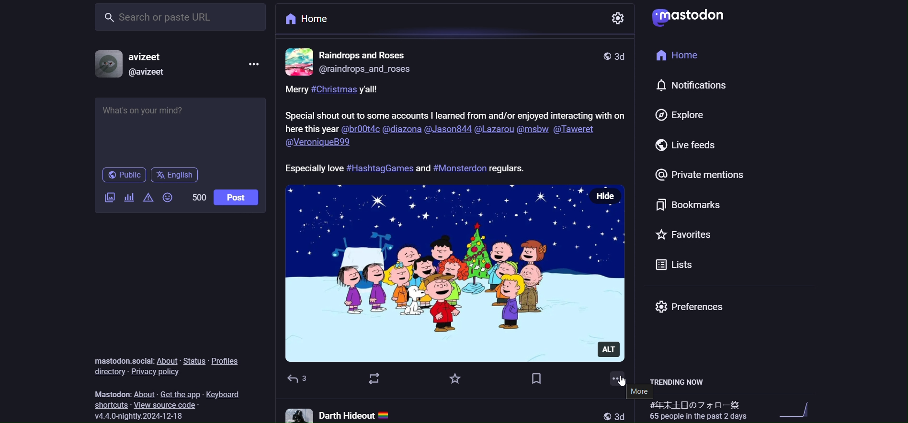 This screenshot has height=423, width=908. What do you see at coordinates (239, 196) in the screenshot?
I see `post` at bounding box center [239, 196].